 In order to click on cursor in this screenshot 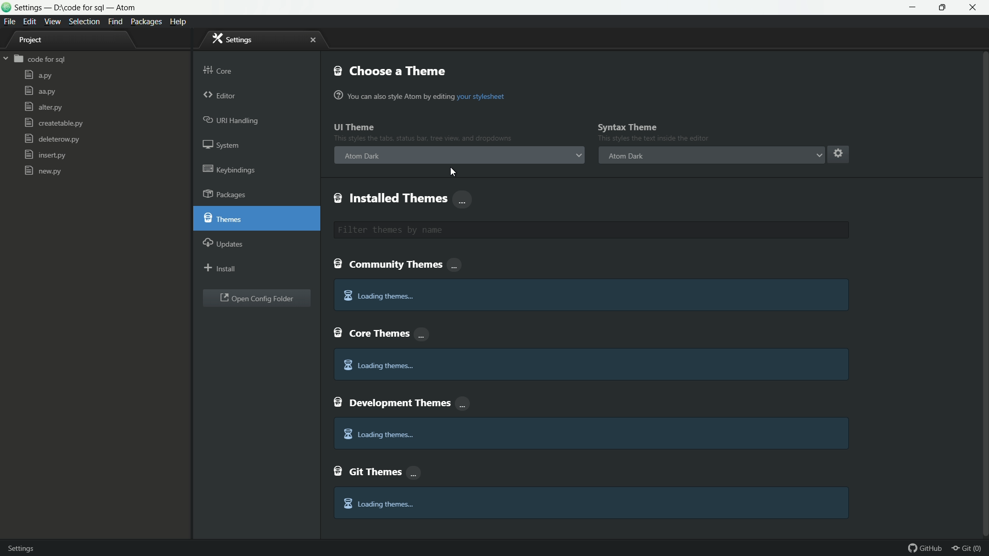, I will do `click(451, 171)`.